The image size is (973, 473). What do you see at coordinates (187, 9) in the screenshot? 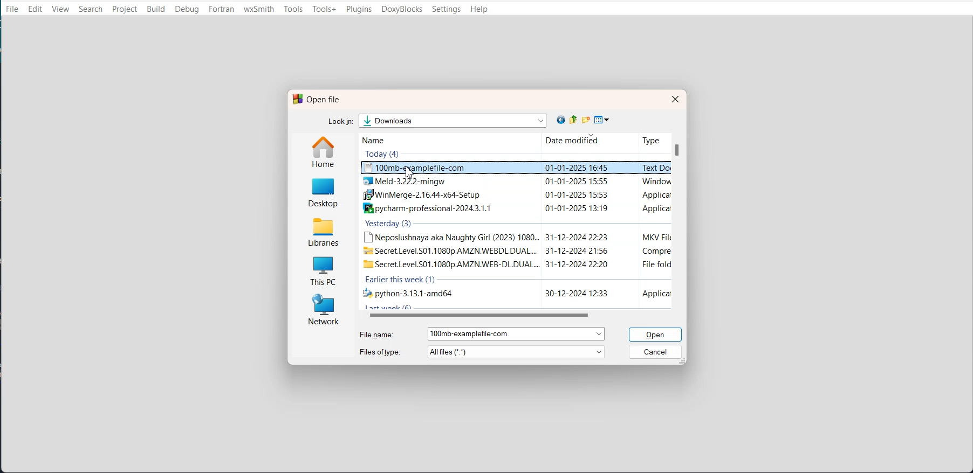
I see `Debug` at bounding box center [187, 9].